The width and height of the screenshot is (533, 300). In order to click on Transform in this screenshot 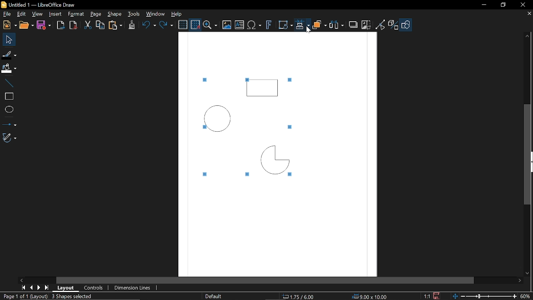, I will do `click(286, 25)`.